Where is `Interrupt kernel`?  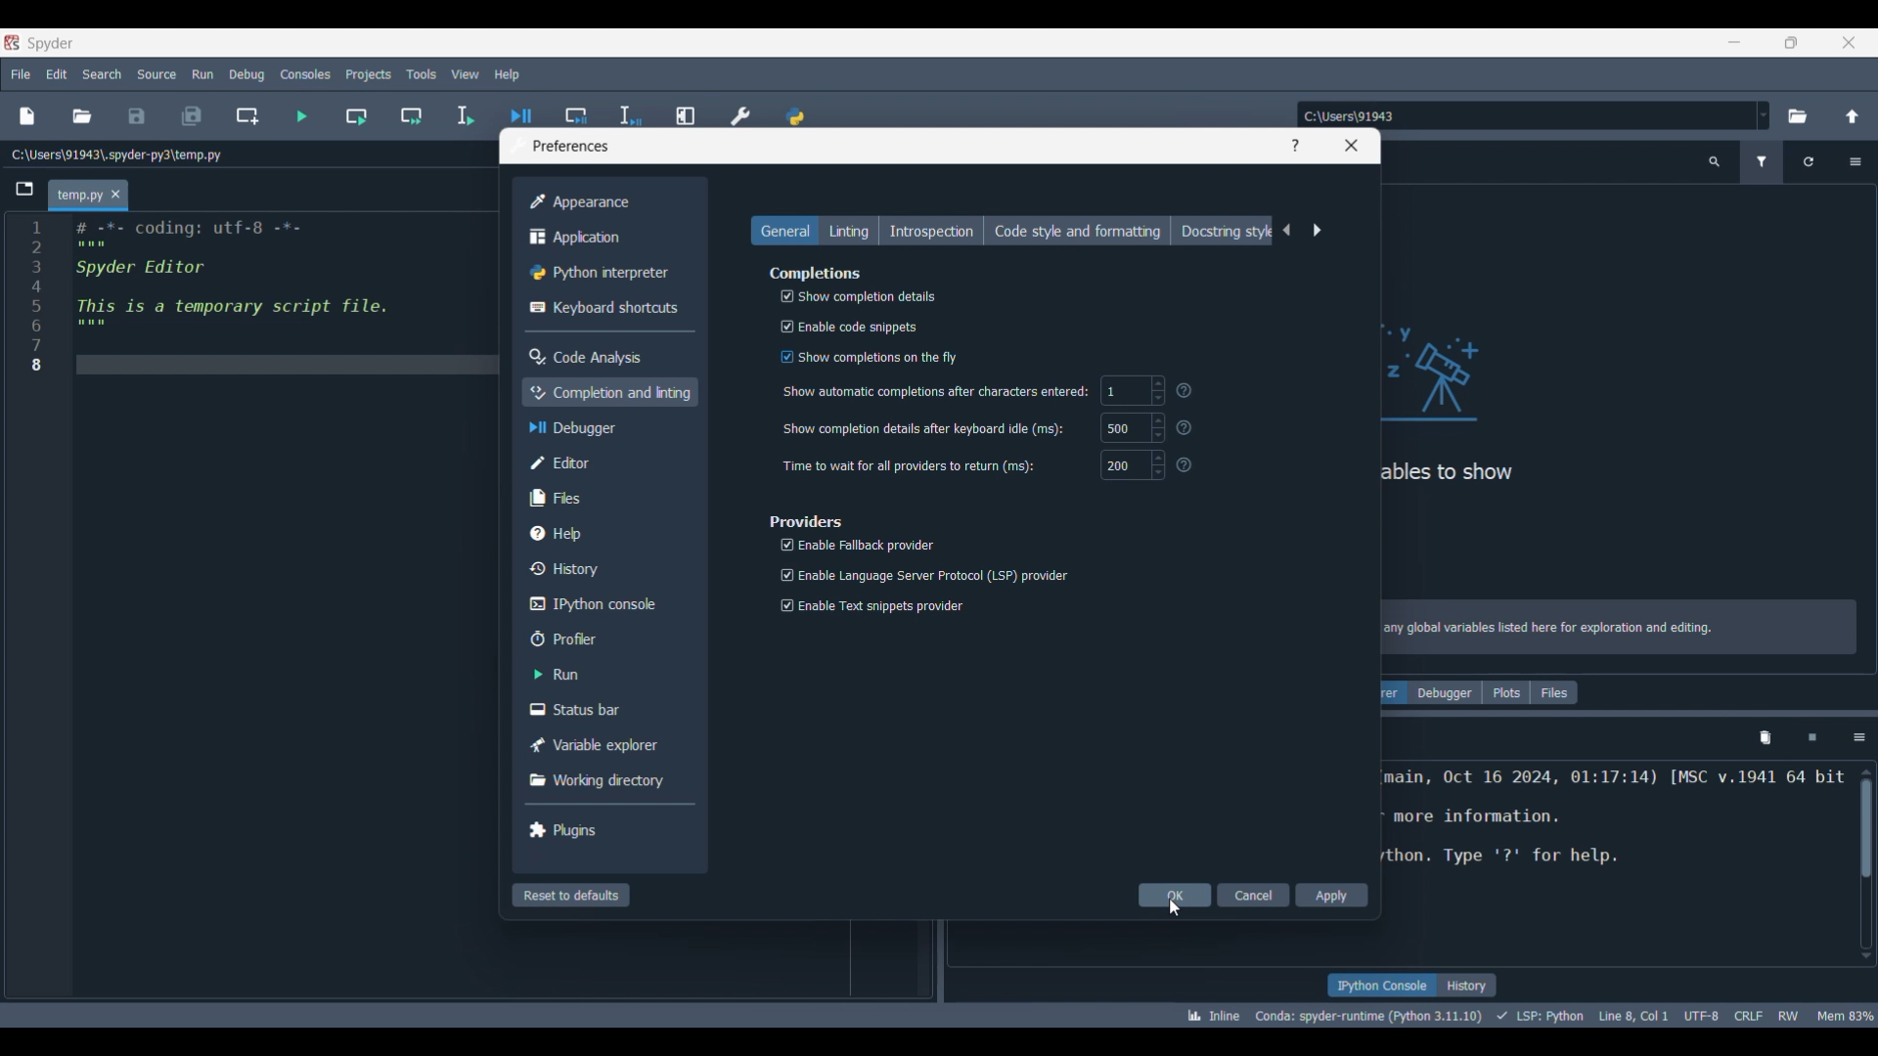 Interrupt kernel is located at coordinates (1812, 738).